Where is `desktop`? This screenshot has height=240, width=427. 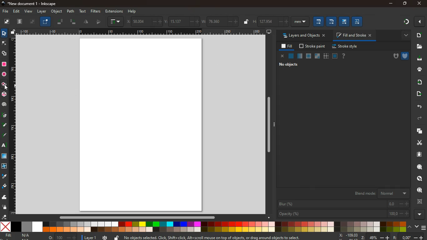 desktop is located at coordinates (269, 32).